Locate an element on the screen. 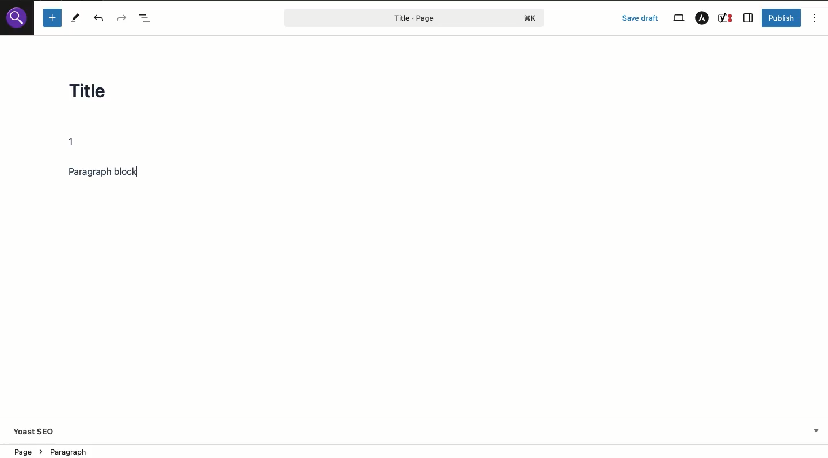 The height and width of the screenshot is (458, 828). typing cursor is located at coordinates (138, 172).